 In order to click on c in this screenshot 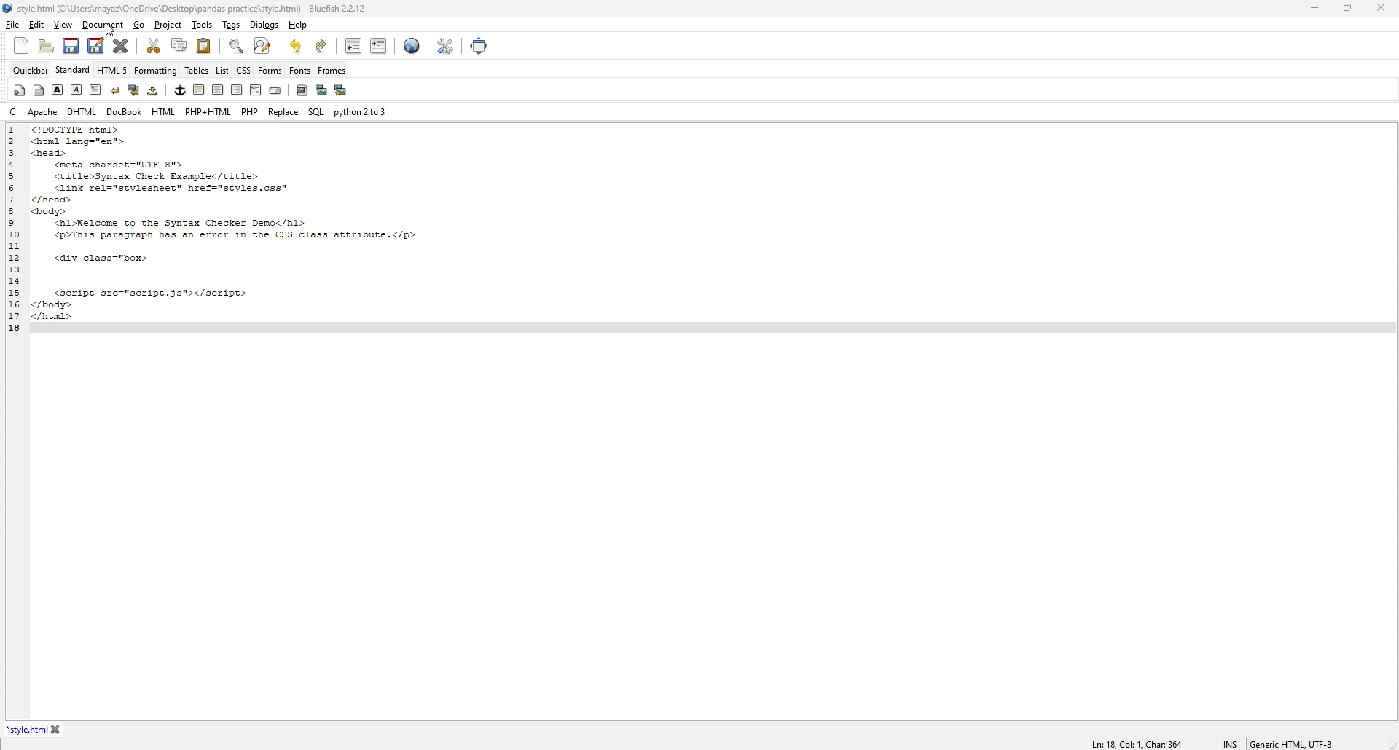, I will do `click(14, 111)`.